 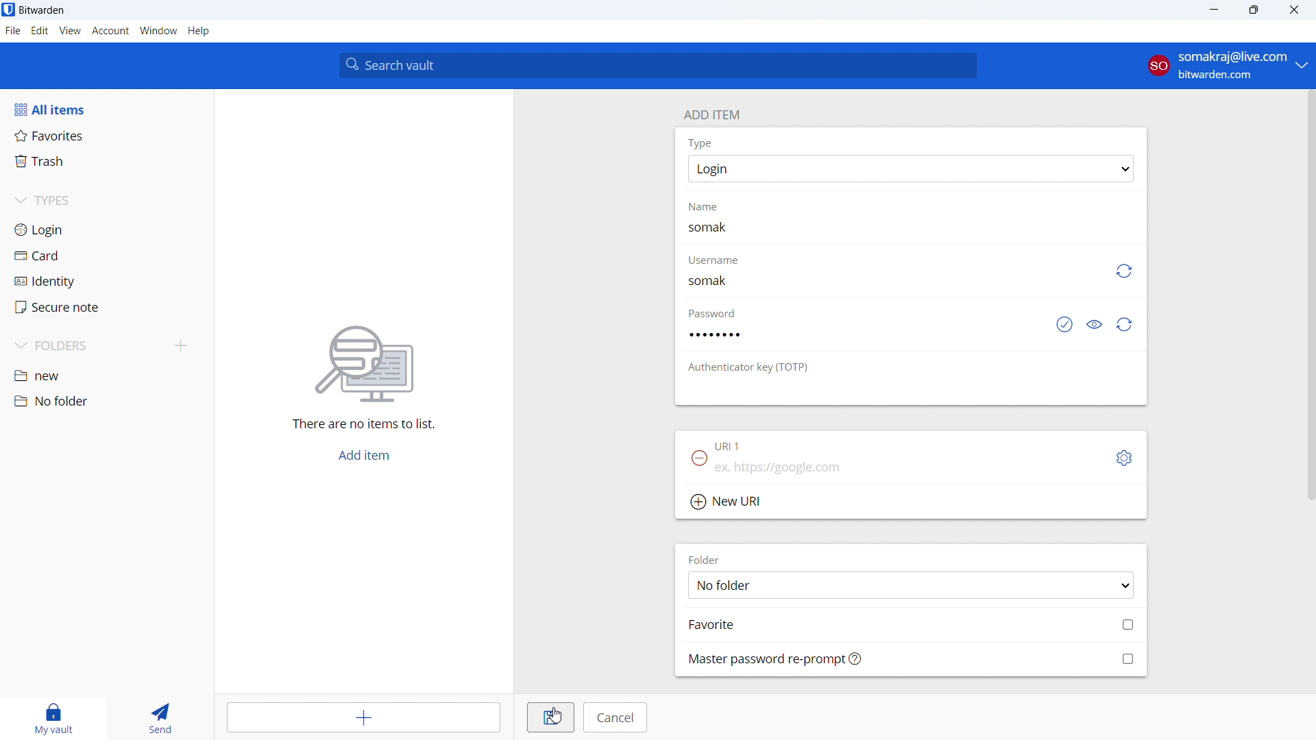 What do you see at coordinates (911, 169) in the screenshot?
I see `select item type` at bounding box center [911, 169].